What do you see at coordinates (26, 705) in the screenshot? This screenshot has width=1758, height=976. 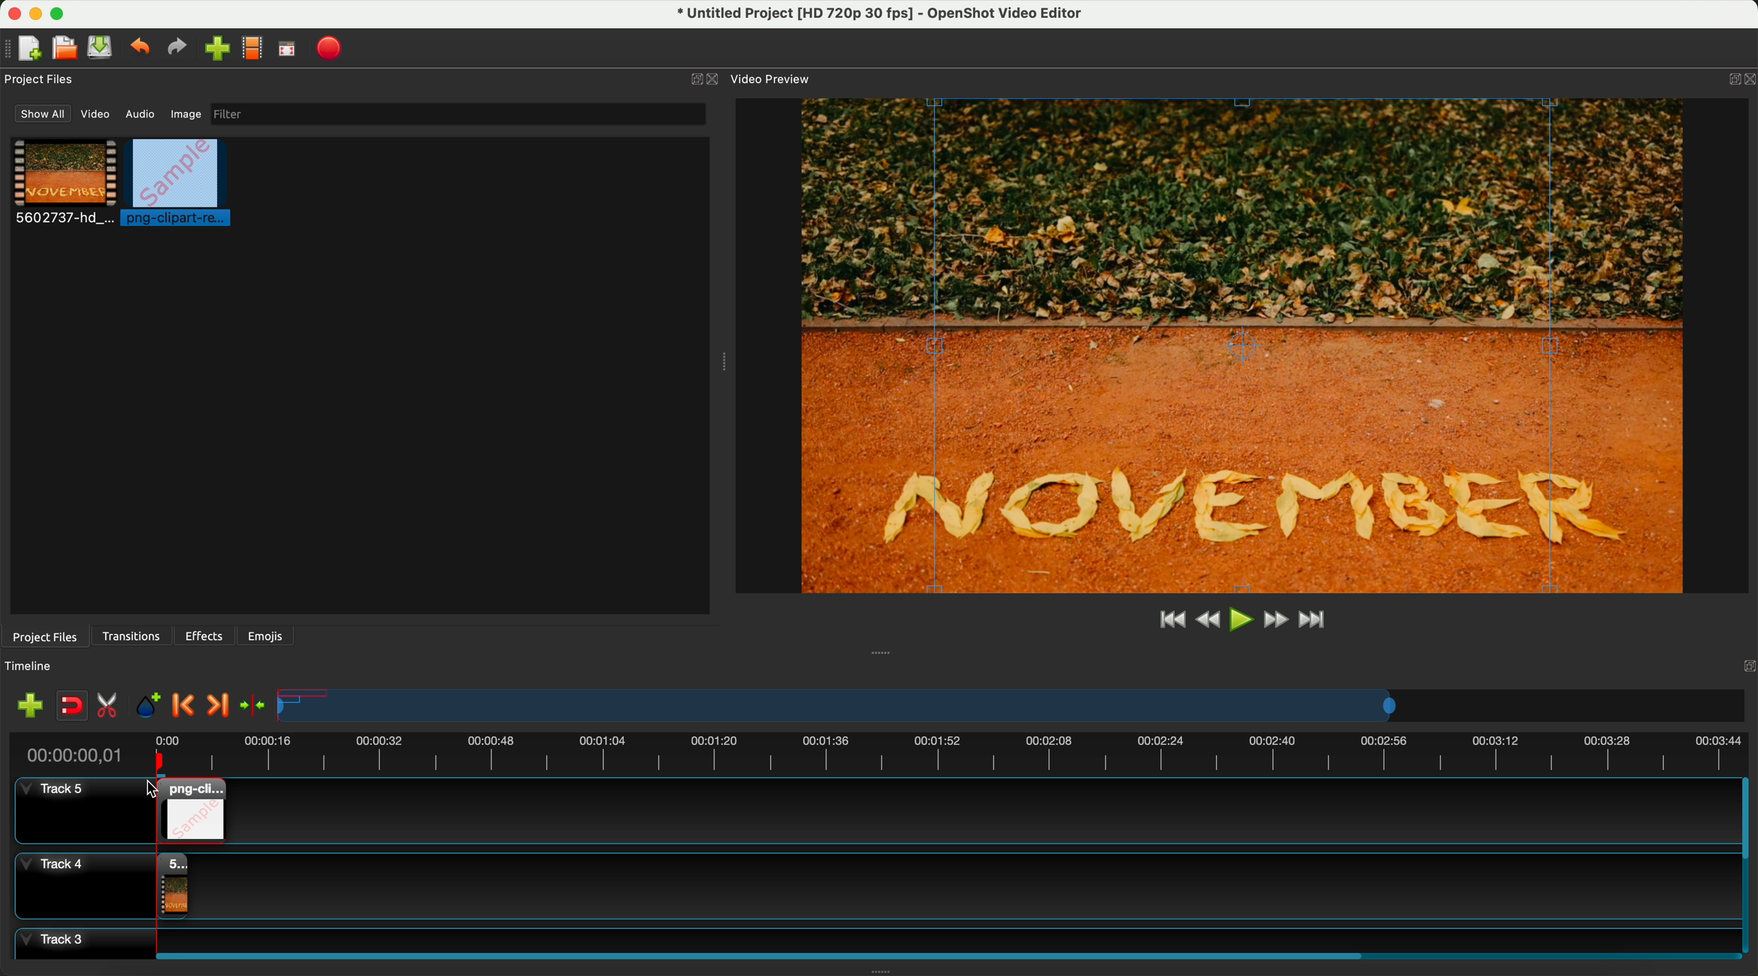 I see `import files` at bounding box center [26, 705].